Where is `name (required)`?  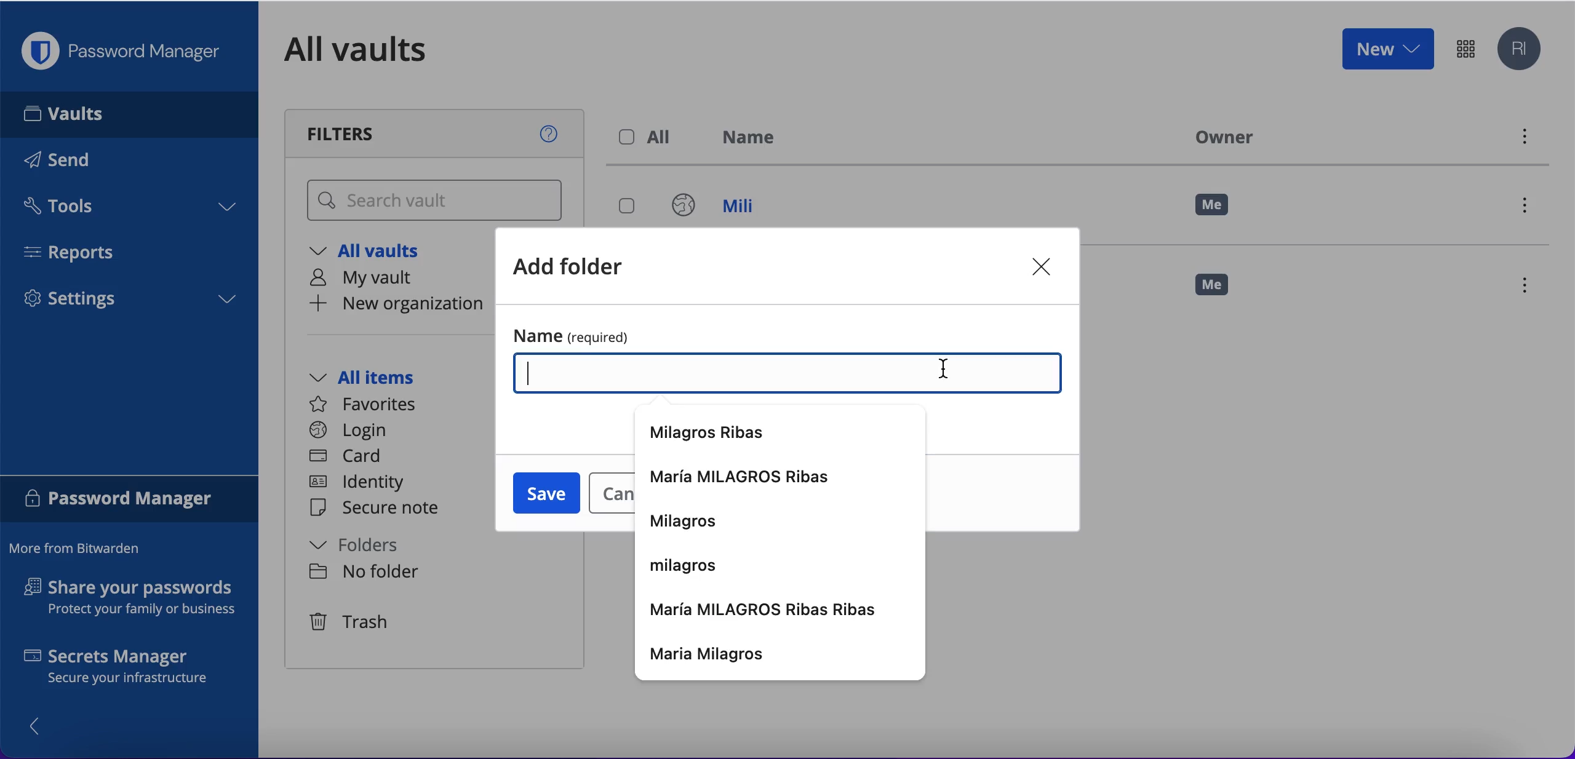
name (required) is located at coordinates (784, 334).